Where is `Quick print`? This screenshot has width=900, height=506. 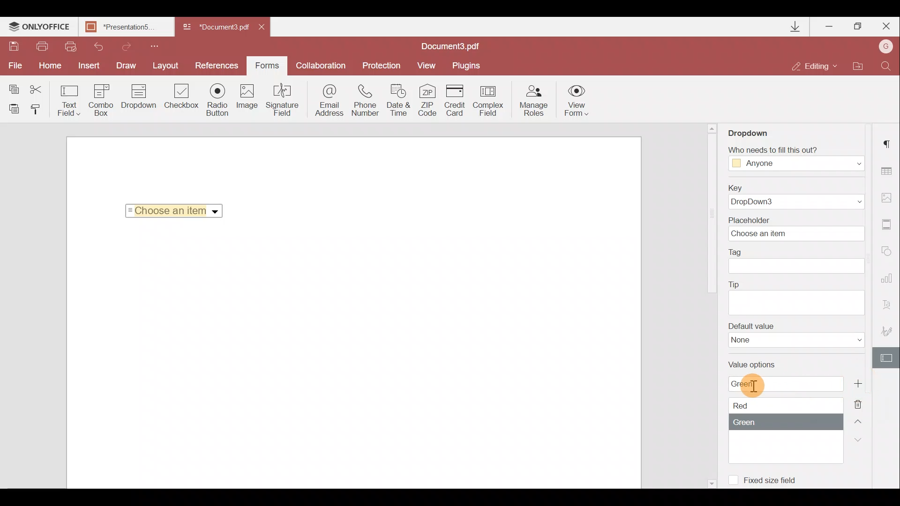
Quick print is located at coordinates (71, 46).